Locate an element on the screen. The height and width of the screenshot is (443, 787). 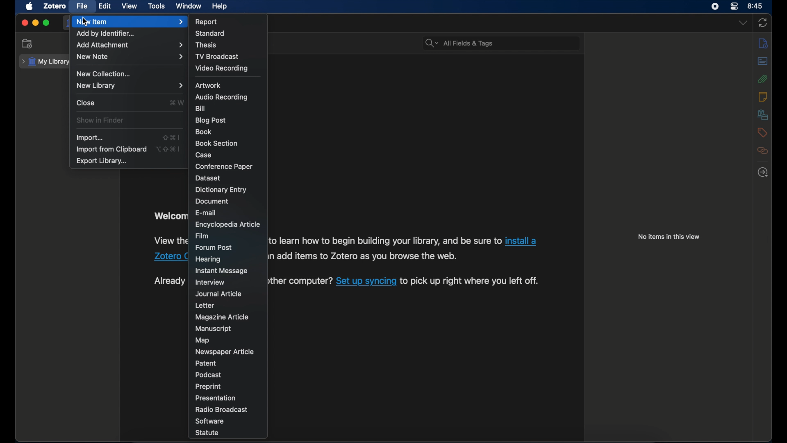
new note is located at coordinates (130, 57).